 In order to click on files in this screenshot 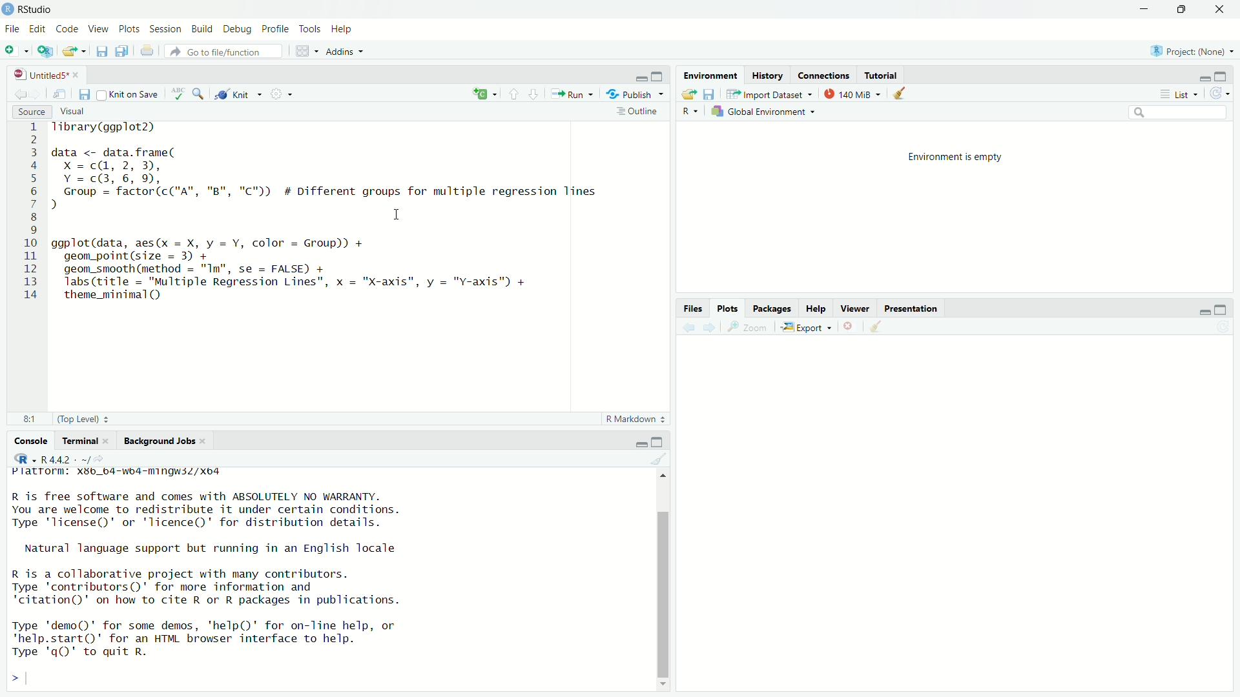, I will do `click(85, 95)`.